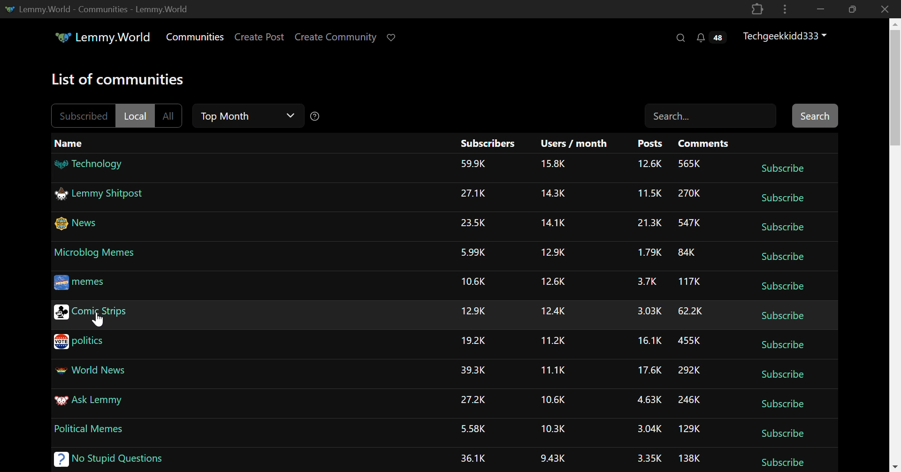  I want to click on Name, so click(81, 144).